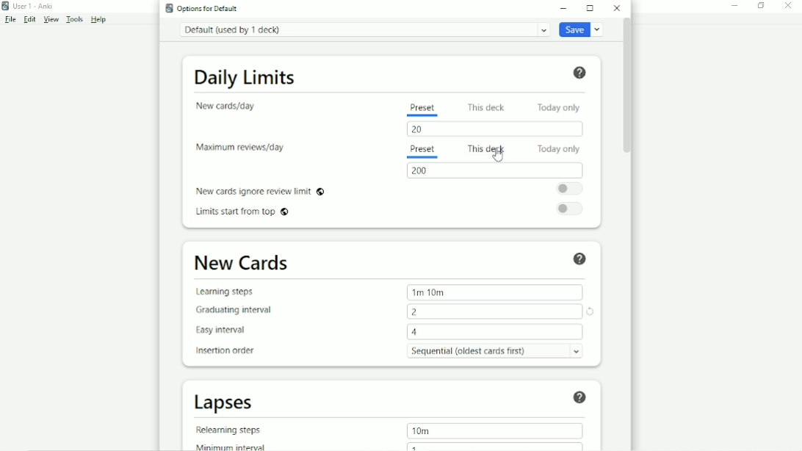 The image size is (802, 451). Describe the element at coordinates (592, 312) in the screenshot. I see `Restore this setting to its default value` at that location.